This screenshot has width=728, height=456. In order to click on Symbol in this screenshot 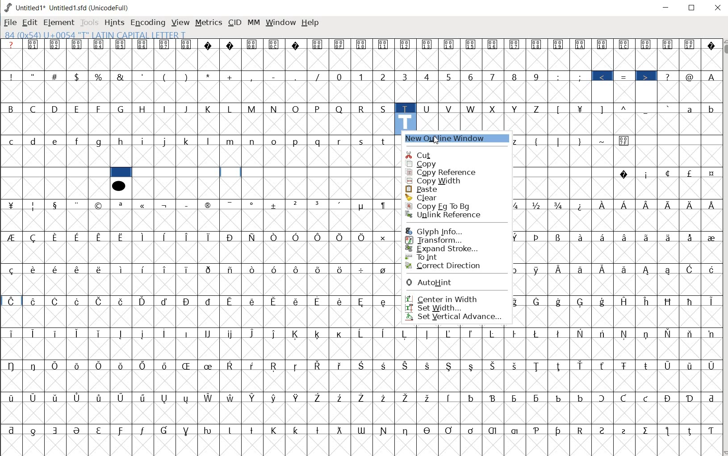, I will do `click(100, 398)`.